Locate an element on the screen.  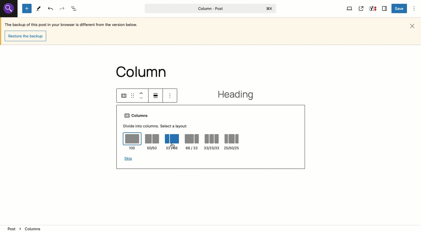
Undo is located at coordinates (51, 9).